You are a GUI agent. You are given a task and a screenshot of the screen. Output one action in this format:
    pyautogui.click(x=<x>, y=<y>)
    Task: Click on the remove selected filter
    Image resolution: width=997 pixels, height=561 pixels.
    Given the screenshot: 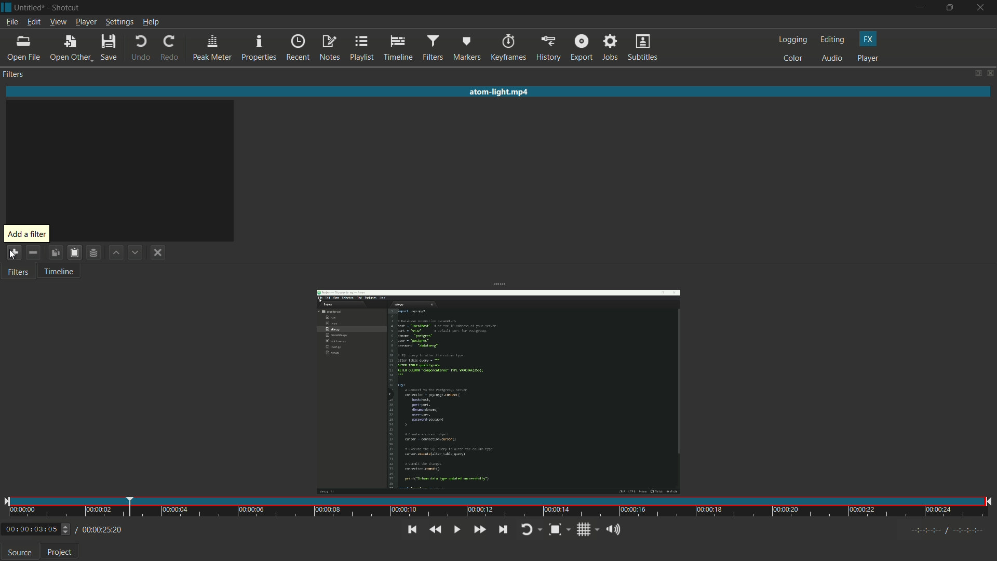 What is the action you would take?
    pyautogui.click(x=34, y=253)
    